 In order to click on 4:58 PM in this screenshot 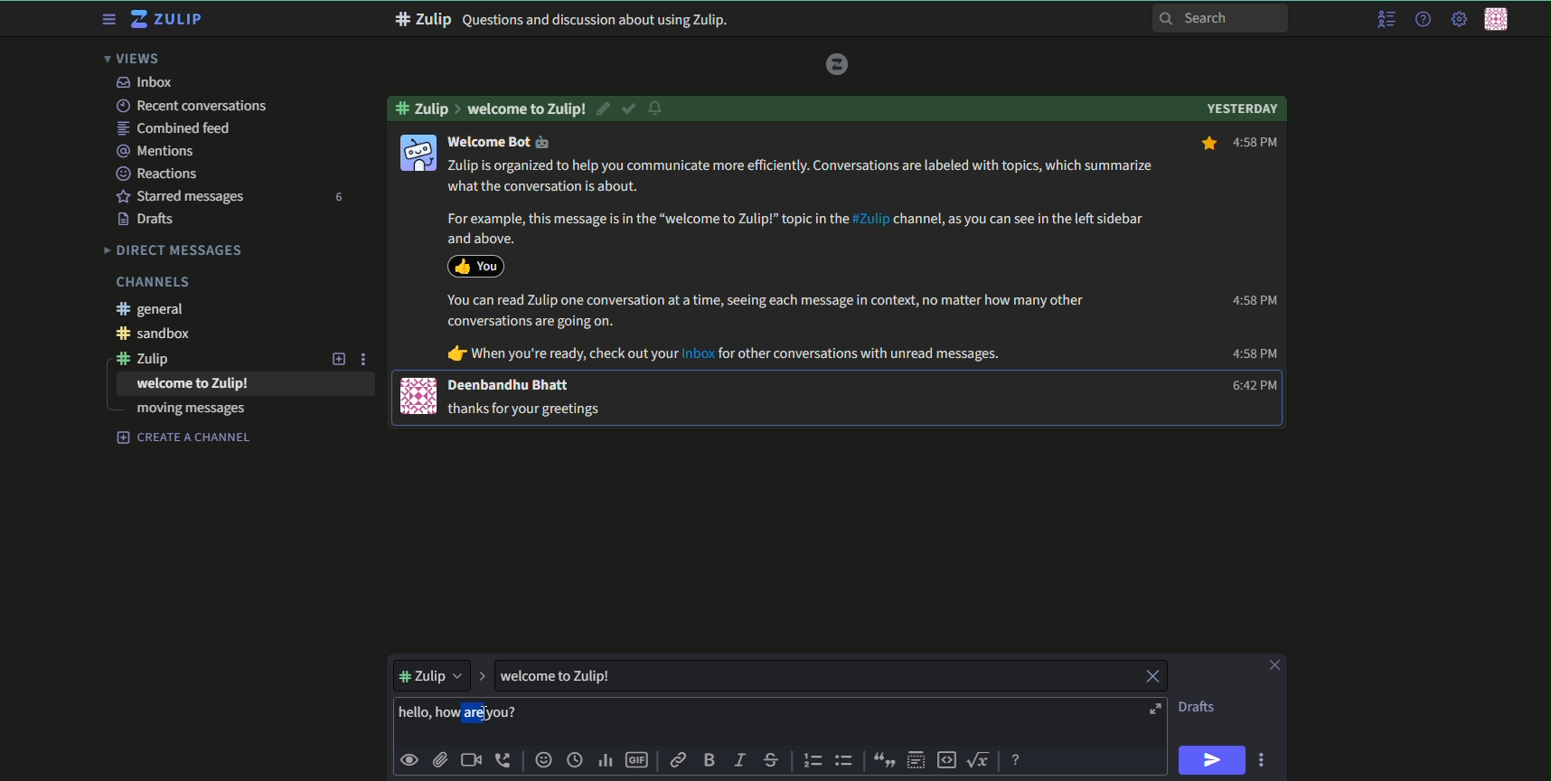, I will do `click(1255, 354)`.